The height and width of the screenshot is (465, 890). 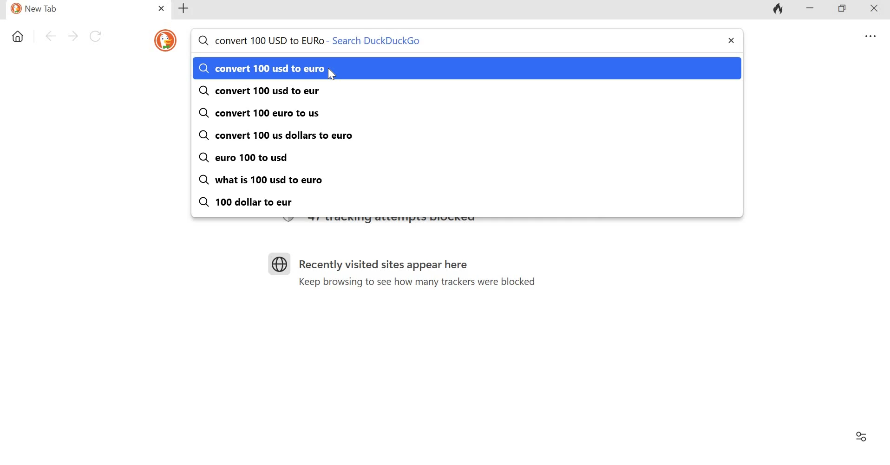 I want to click on Minimize, so click(x=811, y=9).